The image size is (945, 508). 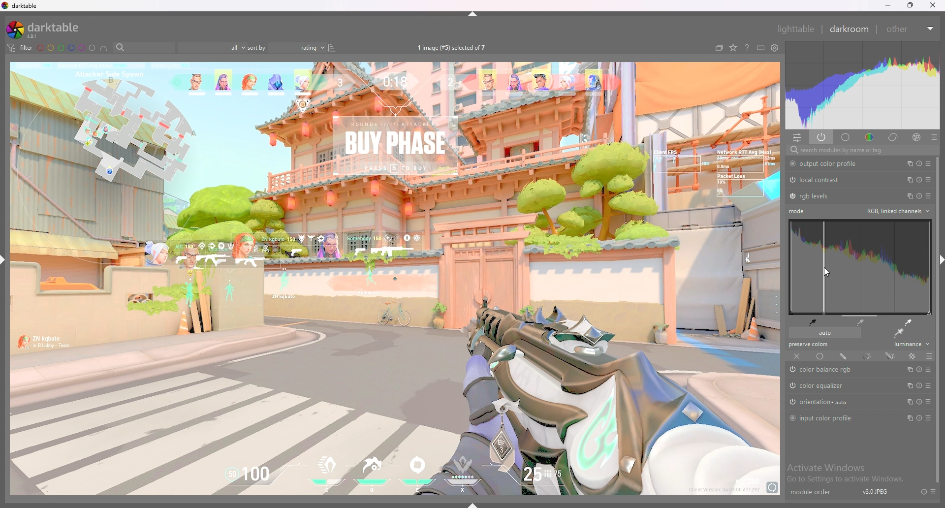 I want to click on version, so click(x=876, y=493).